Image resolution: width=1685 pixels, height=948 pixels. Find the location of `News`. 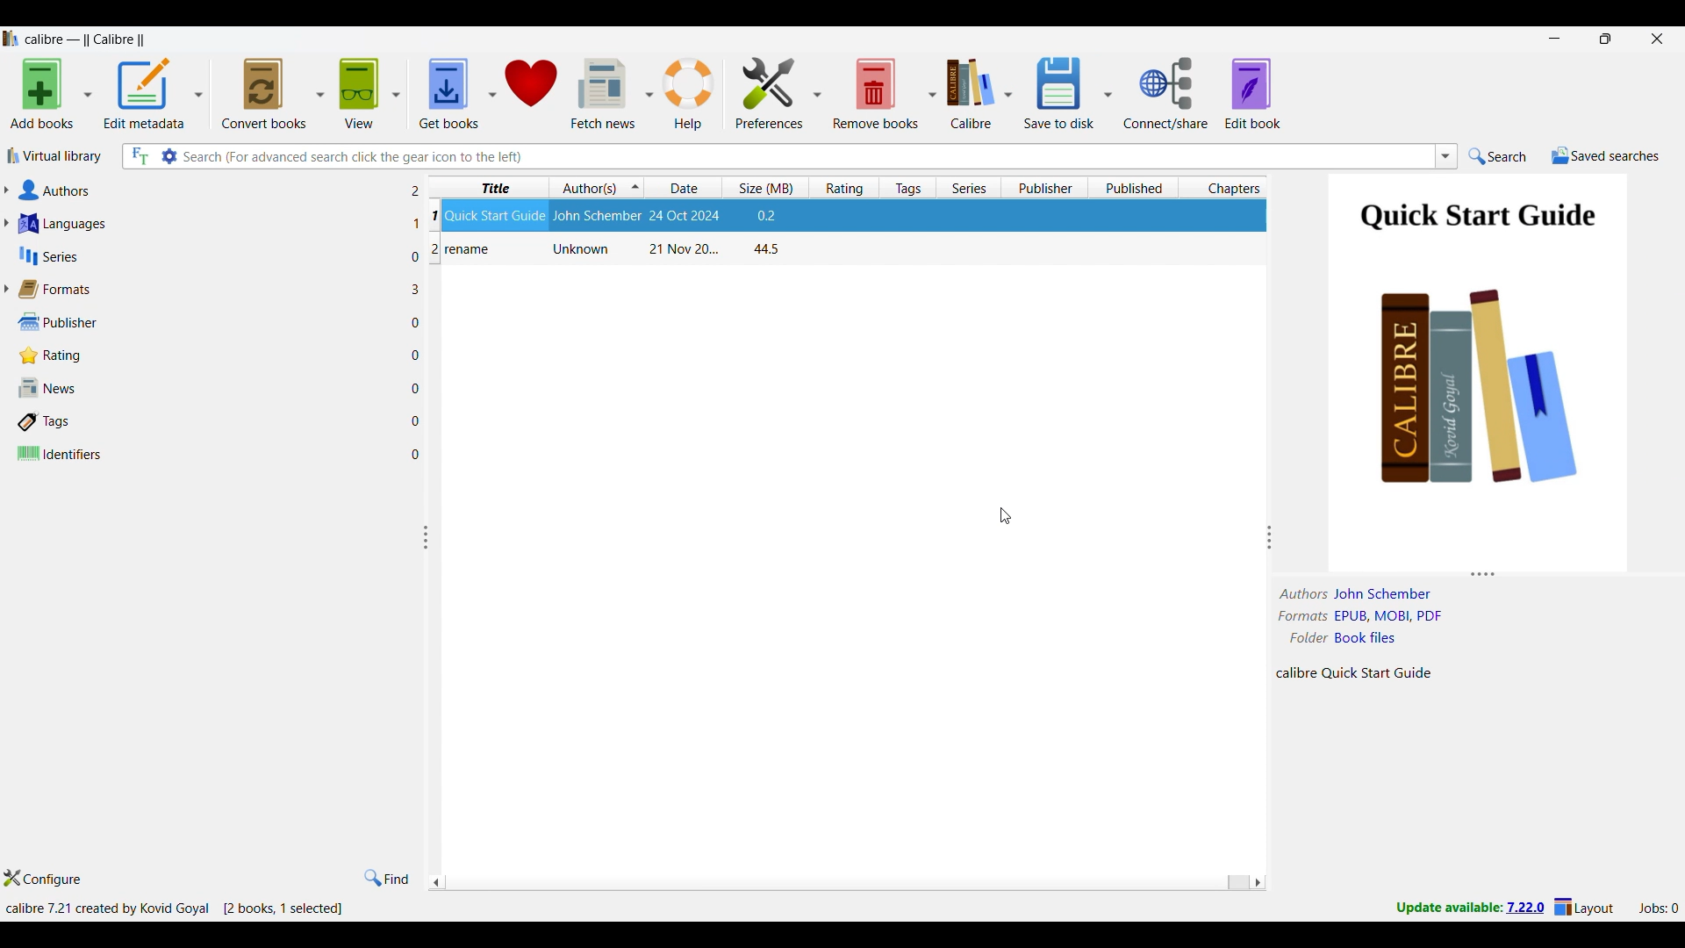

News is located at coordinates (208, 388).